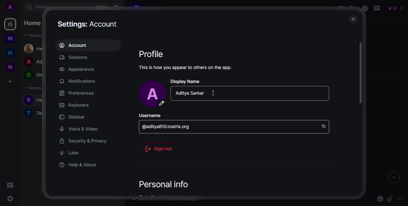  What do you see at coordinates (77, 69) in the screenshot?
I see `appearance` at bounding box center [77, 69].